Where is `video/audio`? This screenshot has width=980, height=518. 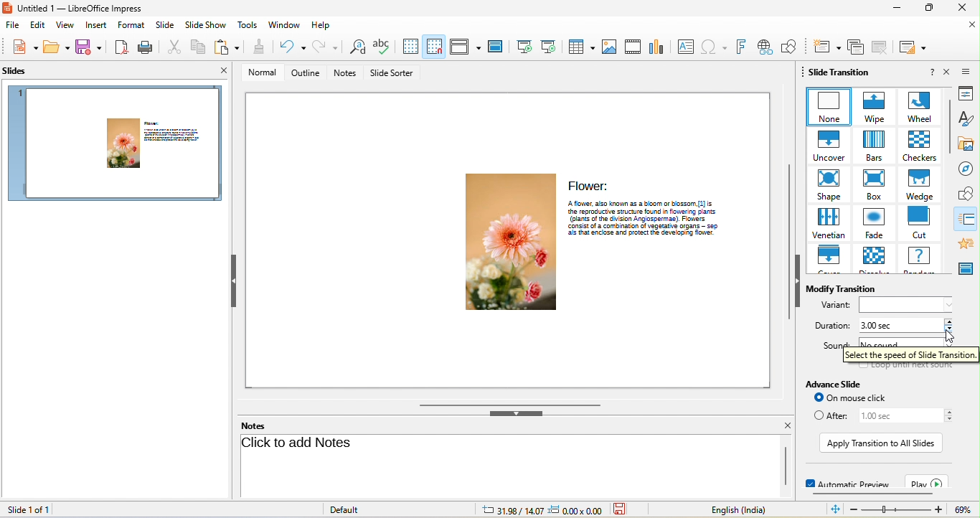 video/audio is located at coordinates (633, 47).